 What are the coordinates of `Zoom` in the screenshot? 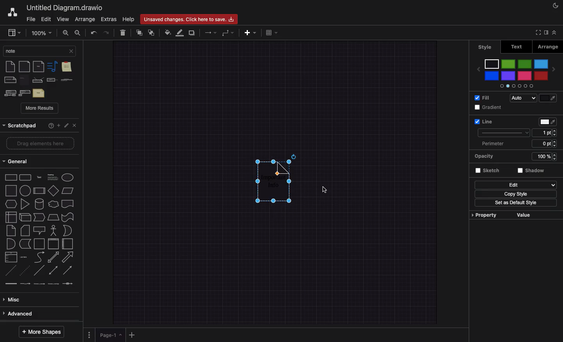 It's located at (41, 32).